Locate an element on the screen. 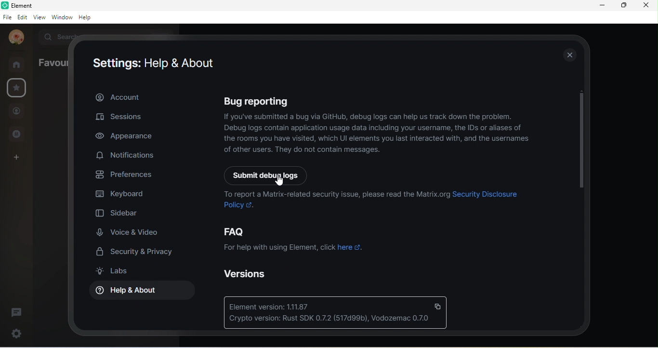 This screenshot has width=658, height=348. session is located at coordinates (120, 117).